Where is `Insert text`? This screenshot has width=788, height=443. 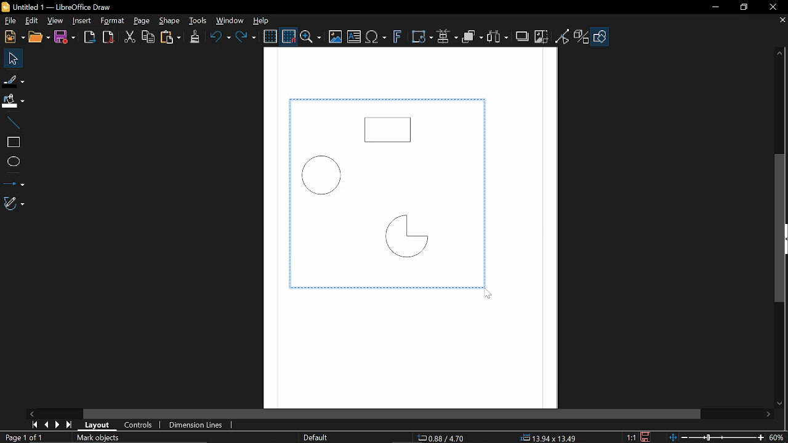
Insert text is located at coordinates (353, 37).